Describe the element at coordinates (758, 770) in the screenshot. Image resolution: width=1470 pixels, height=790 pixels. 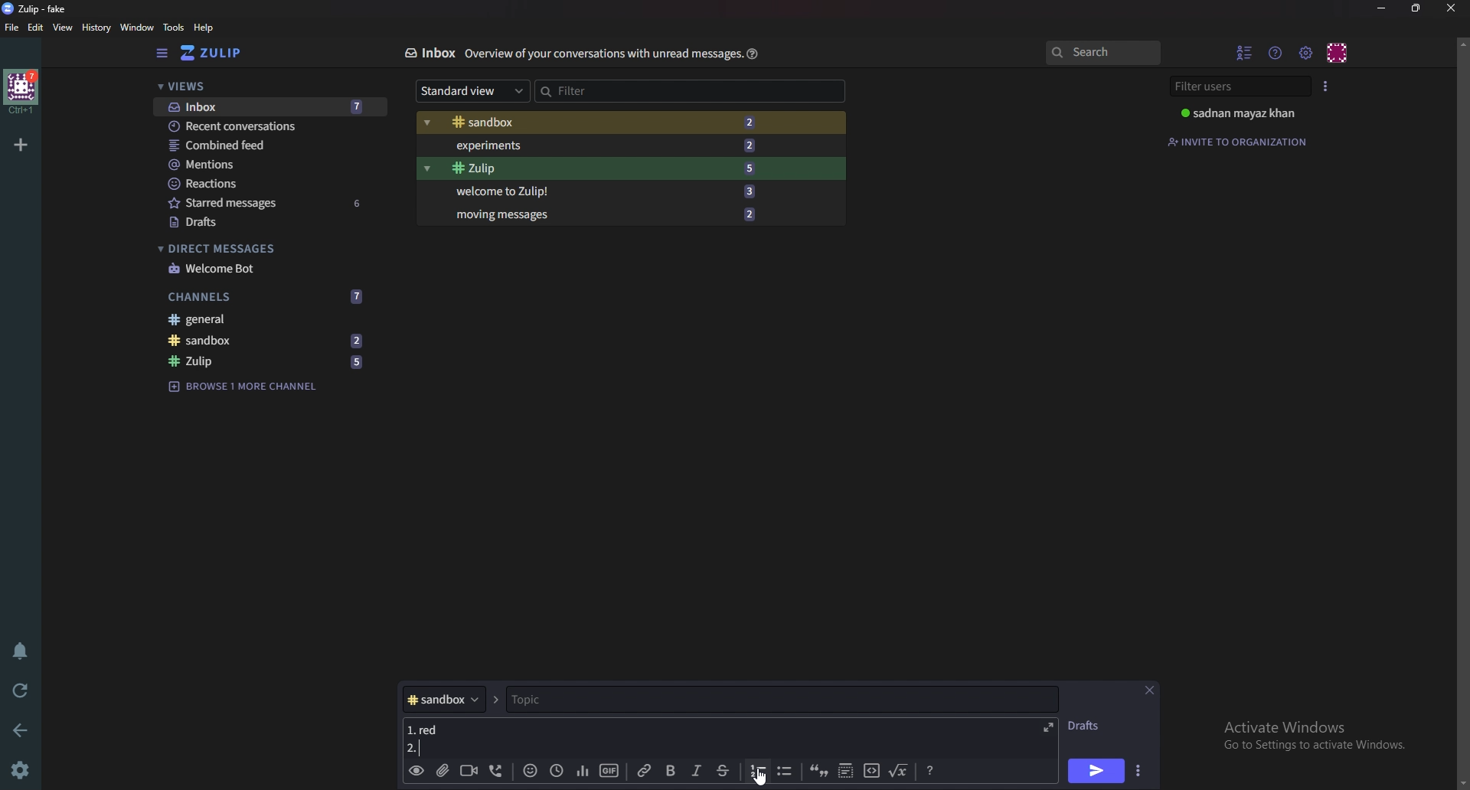
I see `number list` at that location.